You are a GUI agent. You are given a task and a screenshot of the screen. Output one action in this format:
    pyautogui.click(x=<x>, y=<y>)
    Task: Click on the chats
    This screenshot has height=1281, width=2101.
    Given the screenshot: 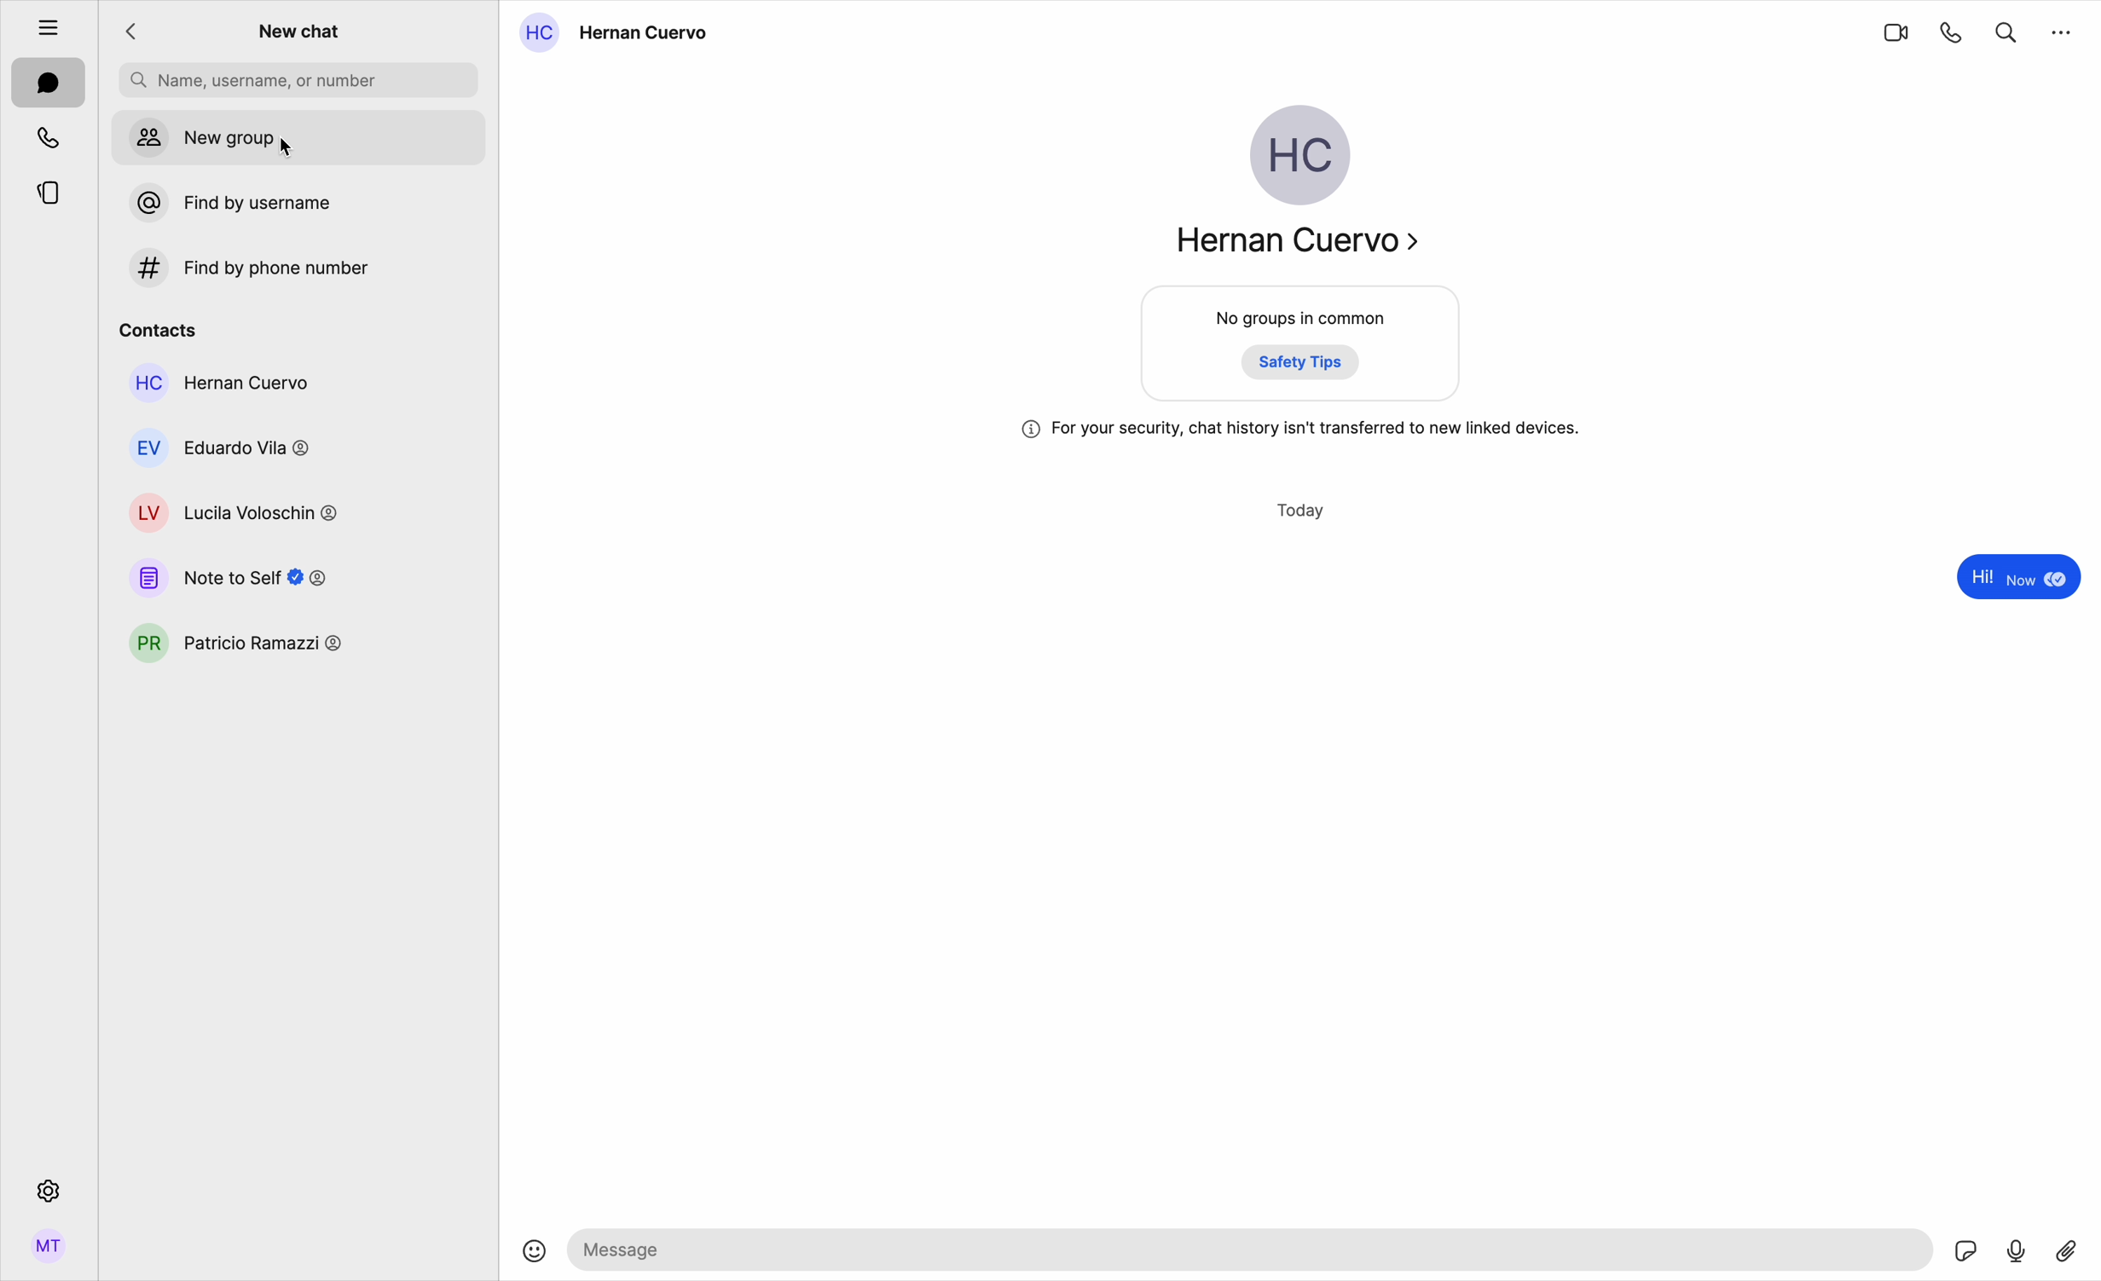 What is the action you would take?
    pyautogui.click(x=49, y=84)
    